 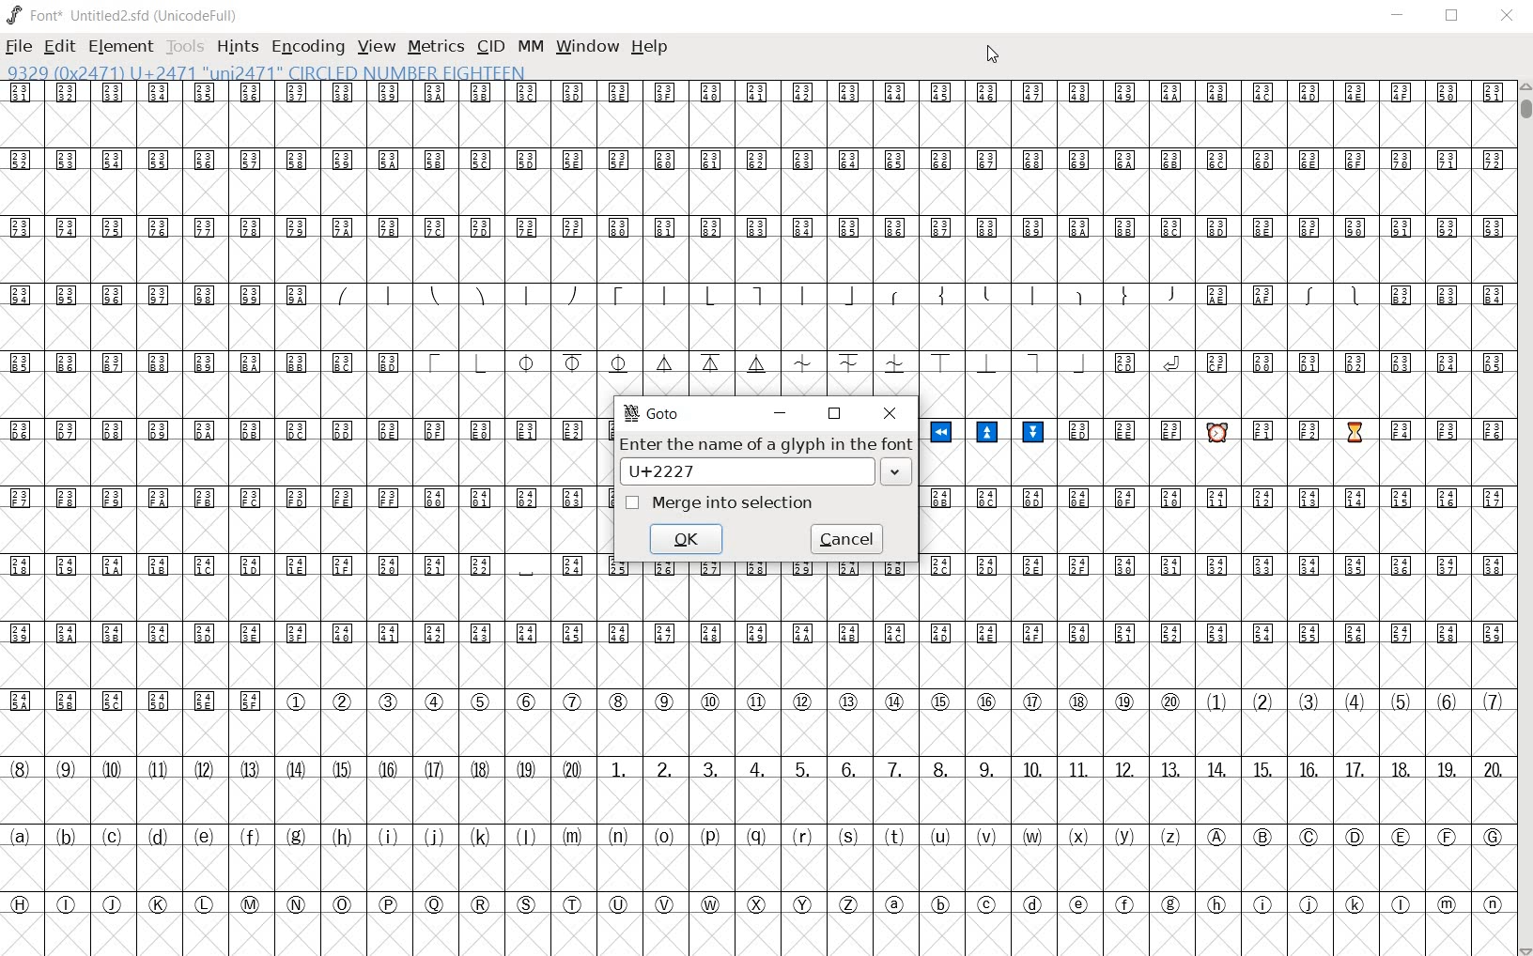 What do you see at coordinates (991, 56) in the screenshot?
I see `cursor` at bounding box center [991, 56].